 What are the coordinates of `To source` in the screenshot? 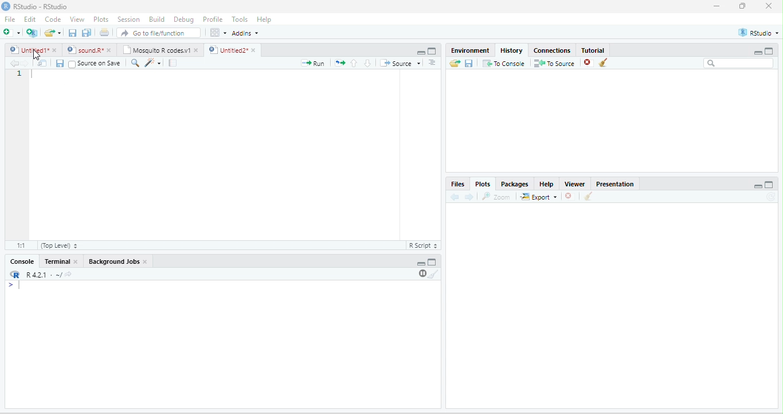 It's located at (553, 64).